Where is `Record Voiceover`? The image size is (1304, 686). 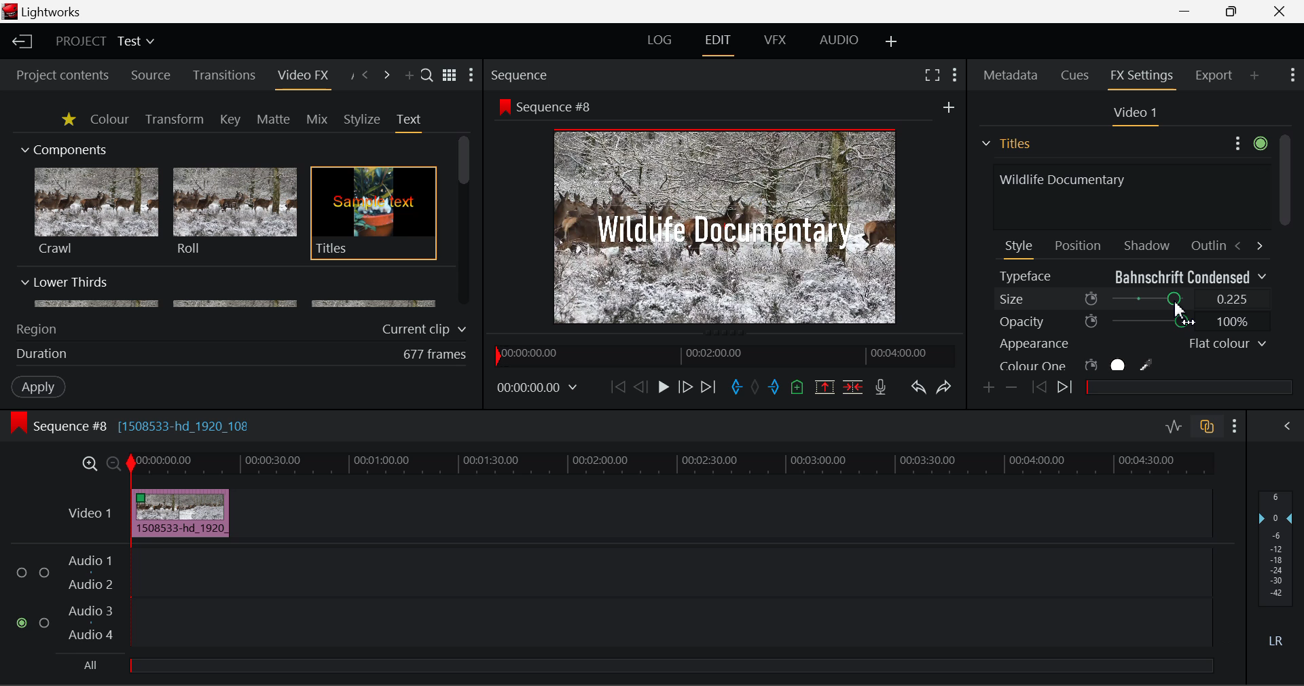 Record Voiceover is located at coordinates (881, 390).